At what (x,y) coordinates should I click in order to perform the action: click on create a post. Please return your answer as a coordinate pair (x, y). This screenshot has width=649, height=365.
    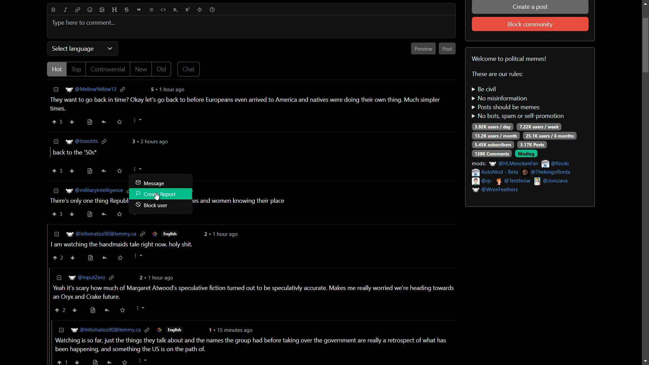
    Looking at the image, I should click on (531, 8).